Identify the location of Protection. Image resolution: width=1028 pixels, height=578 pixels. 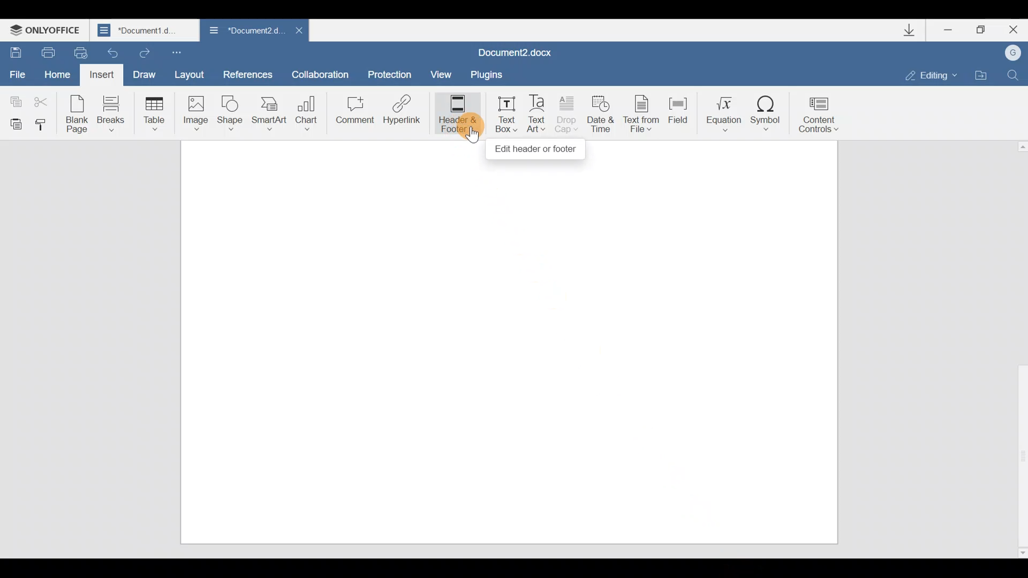
(390, 70).